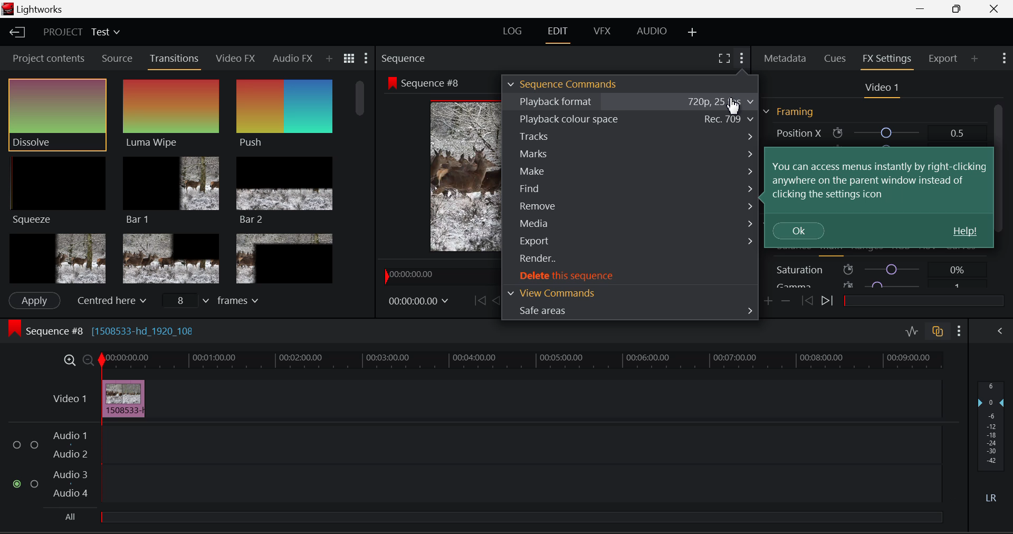 Image resolution: width=1013 pixels, height=534 pixels. What do you see at coordinates (881, 199) in the screenshot?
I see `Application Assistant Tip` at bounding box center [881, 199].